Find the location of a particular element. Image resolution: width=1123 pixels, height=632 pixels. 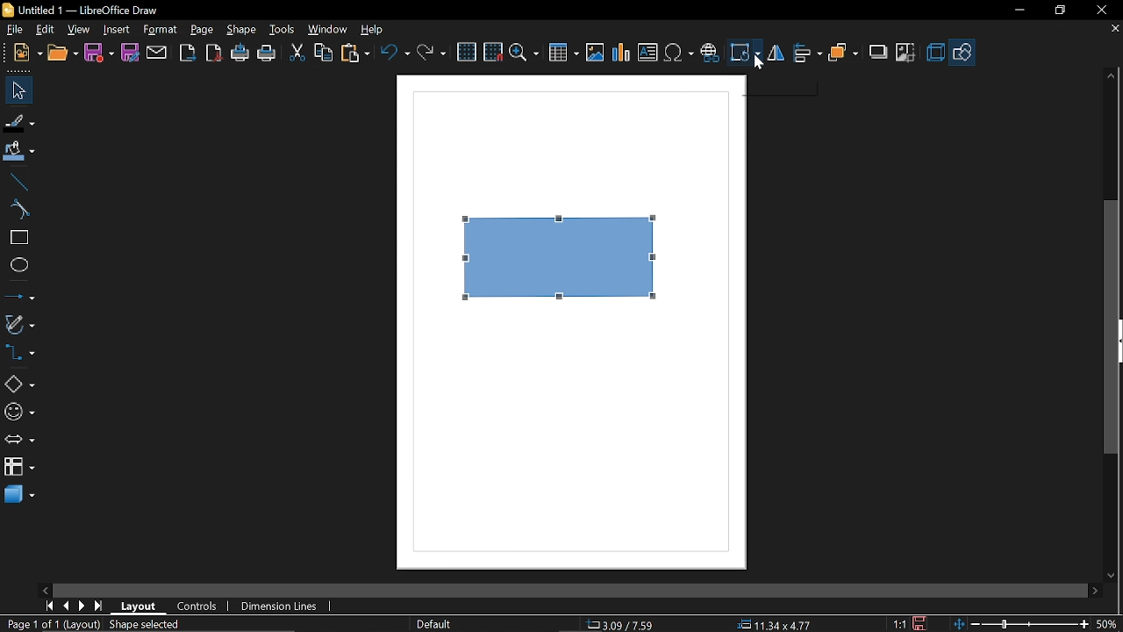

New is located at coordinates (22, 54).